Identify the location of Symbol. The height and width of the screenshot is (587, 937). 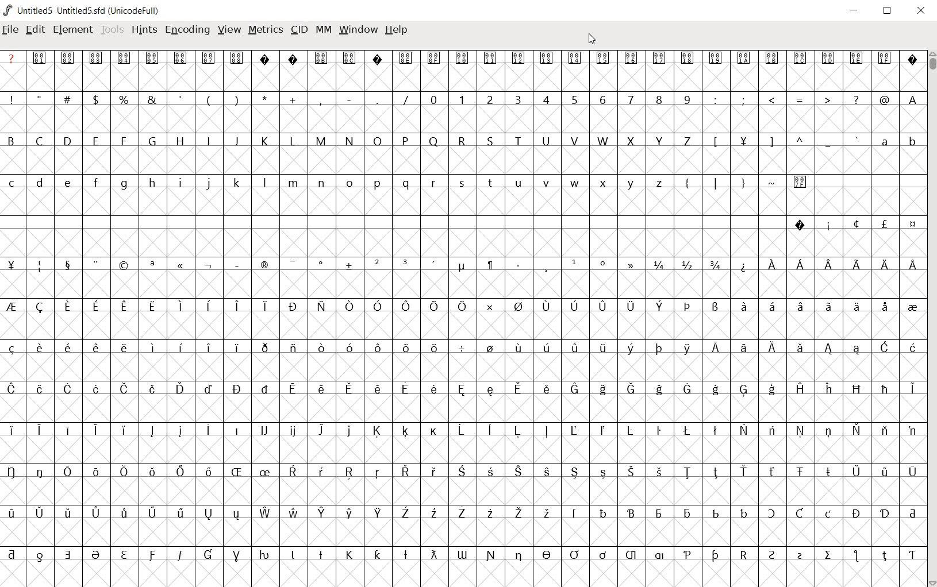
(855, 472).